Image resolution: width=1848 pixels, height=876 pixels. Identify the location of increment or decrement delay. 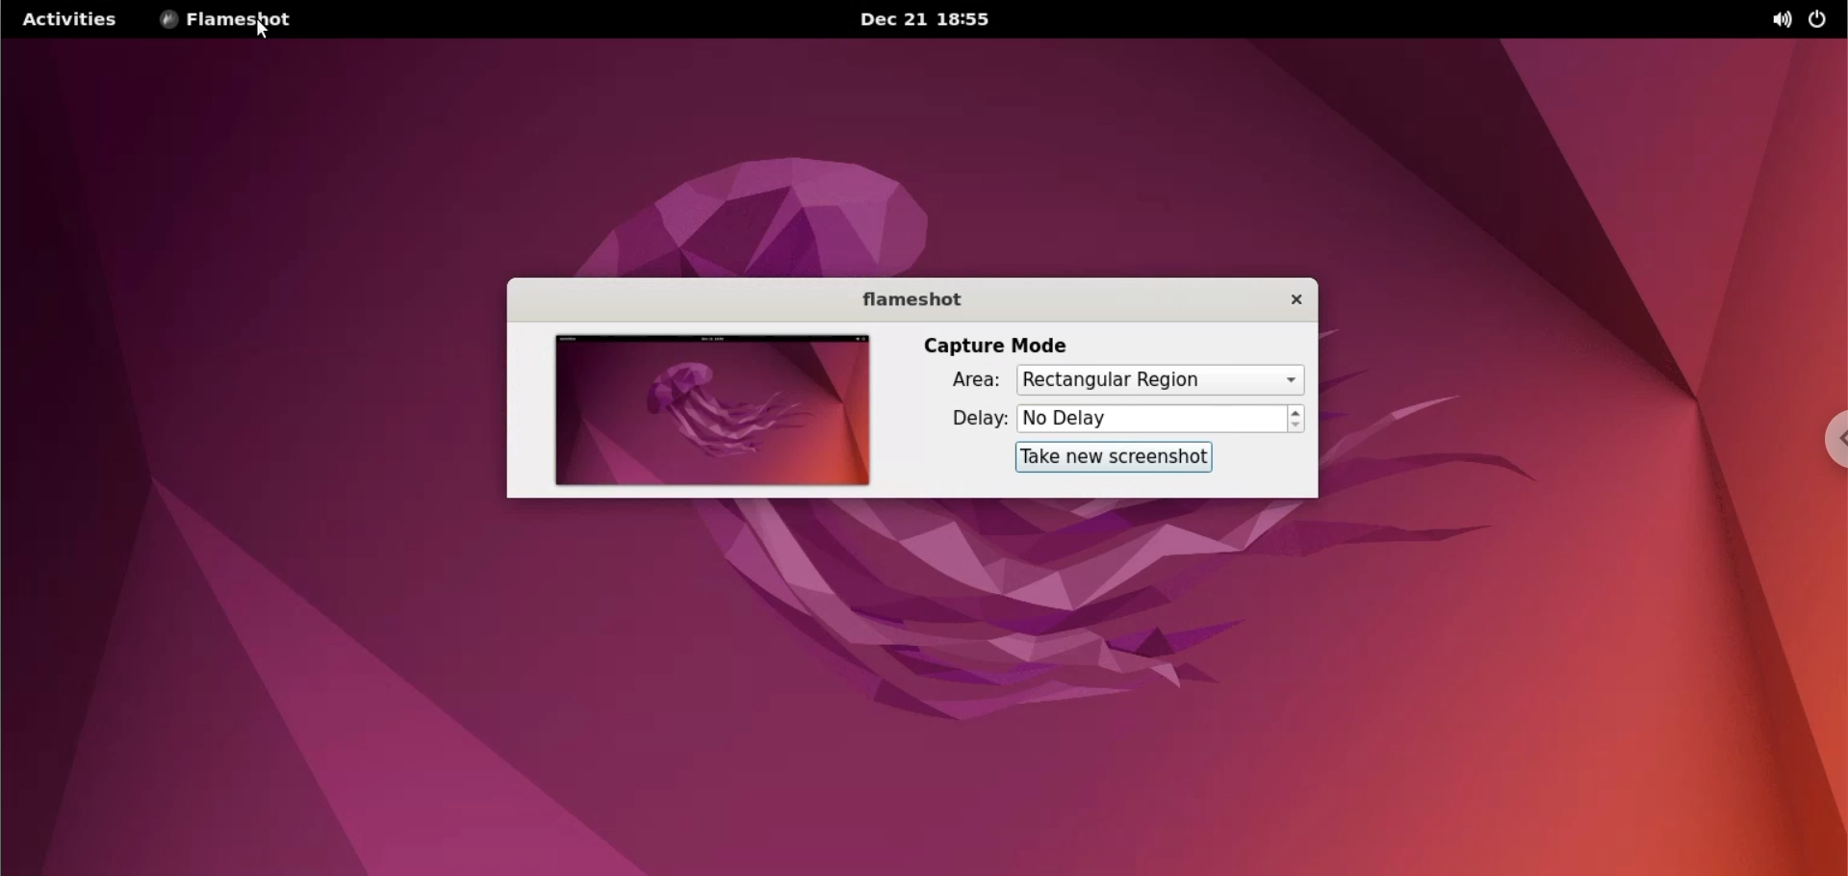
(1296, 420).